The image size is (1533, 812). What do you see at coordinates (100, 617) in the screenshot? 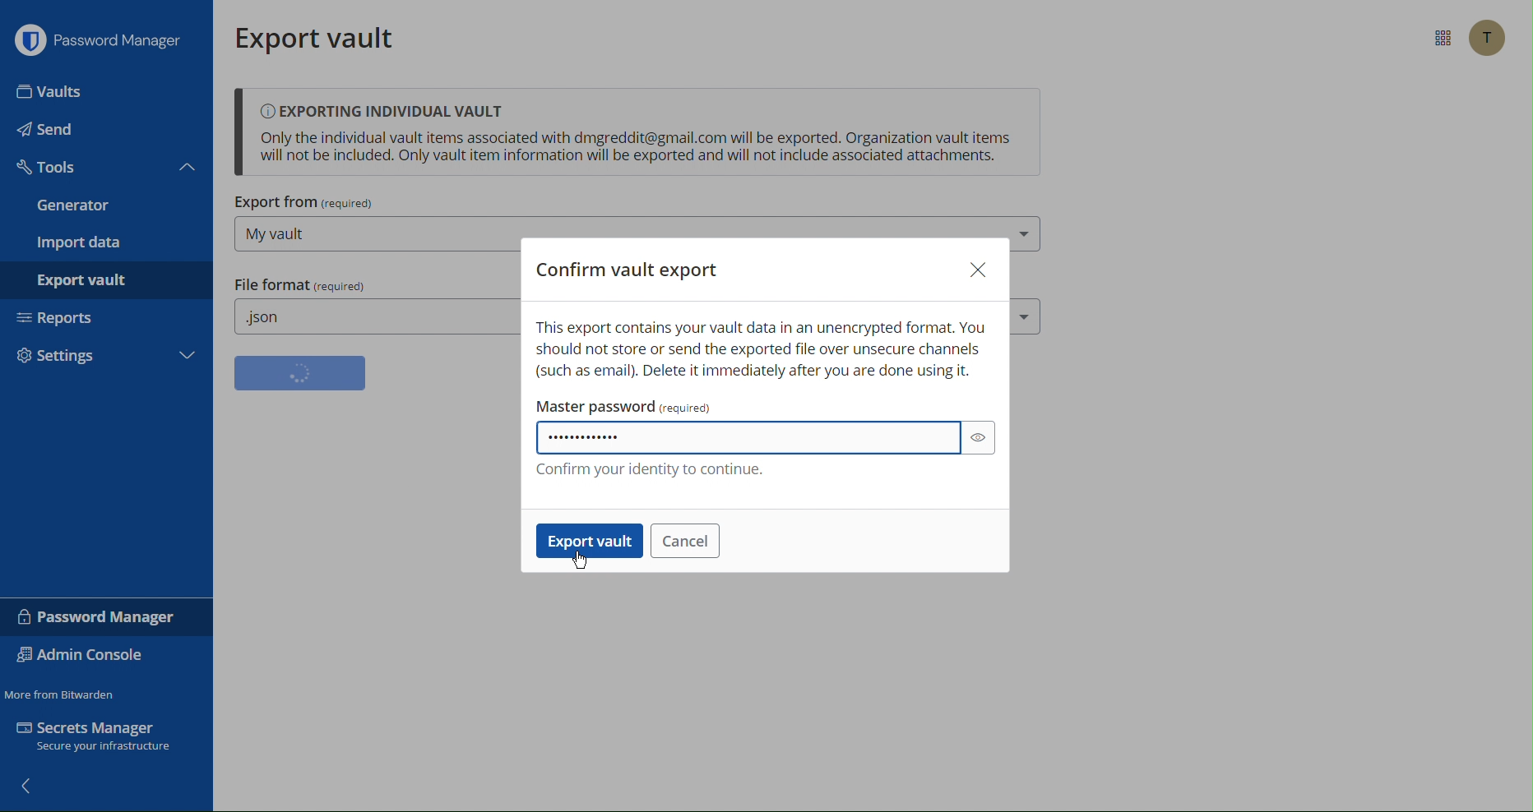
I see `Password Manager` at bounding box center [100, 617].